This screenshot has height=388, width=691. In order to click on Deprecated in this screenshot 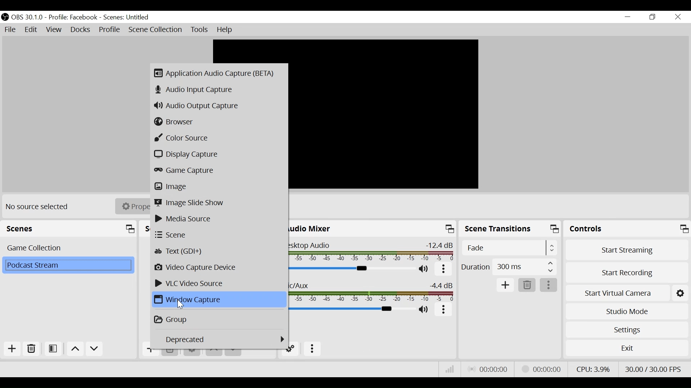, I will do `click(226, 339)`.